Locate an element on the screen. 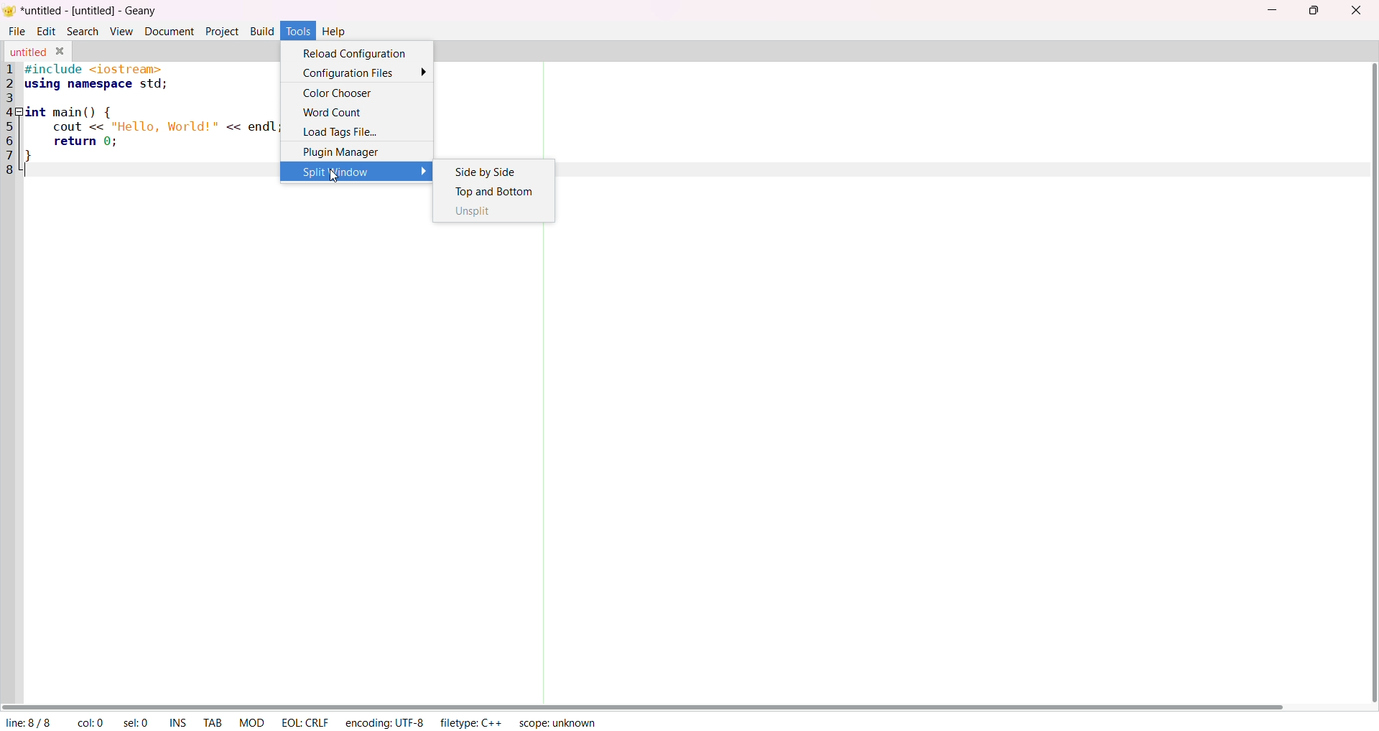  Document is located at coordinates (167, 31).